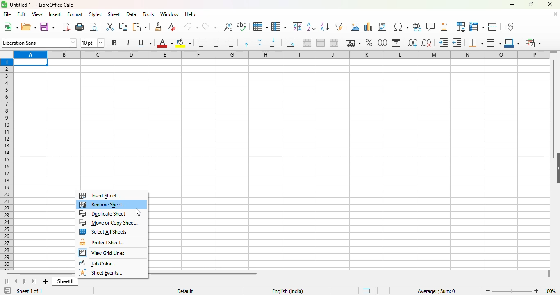  Describe the element at coordinates (112, 204) in the screenshot. I see `rename sheet` at that location.